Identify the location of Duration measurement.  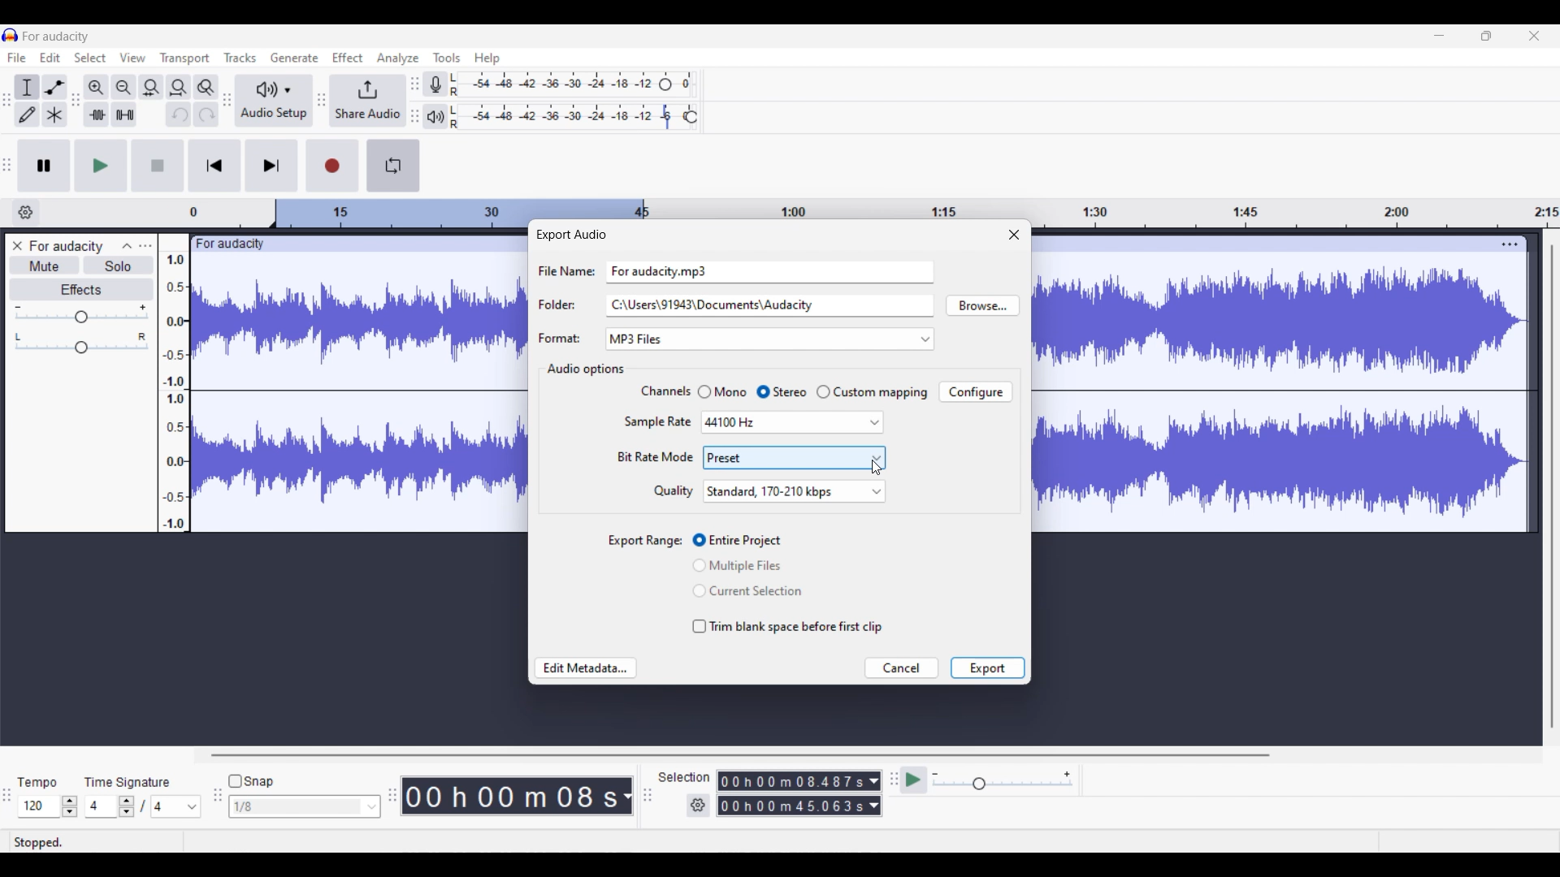
(873, 806).